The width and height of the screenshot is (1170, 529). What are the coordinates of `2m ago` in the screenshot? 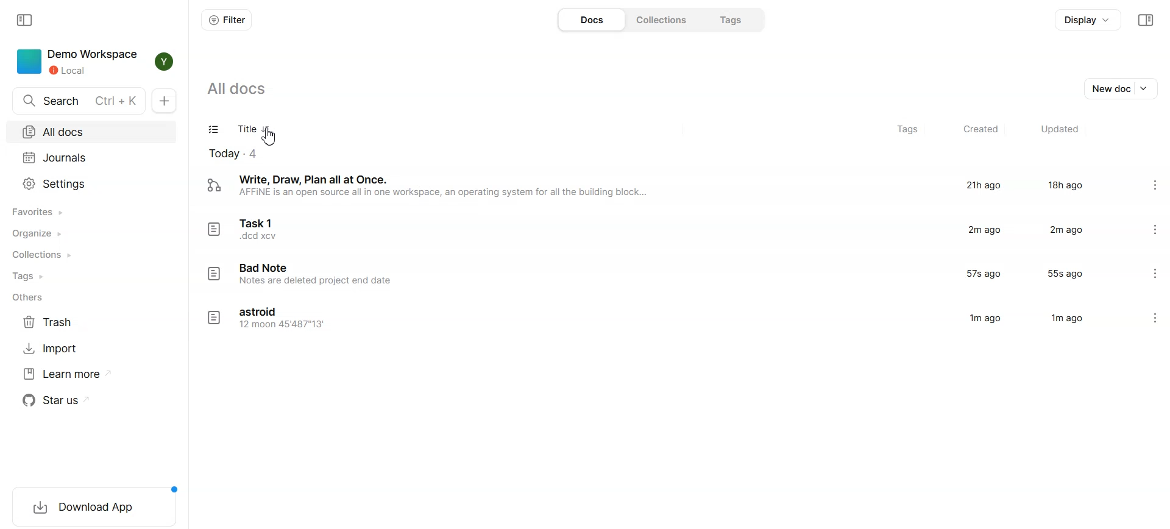 It's located at (1068, 231).